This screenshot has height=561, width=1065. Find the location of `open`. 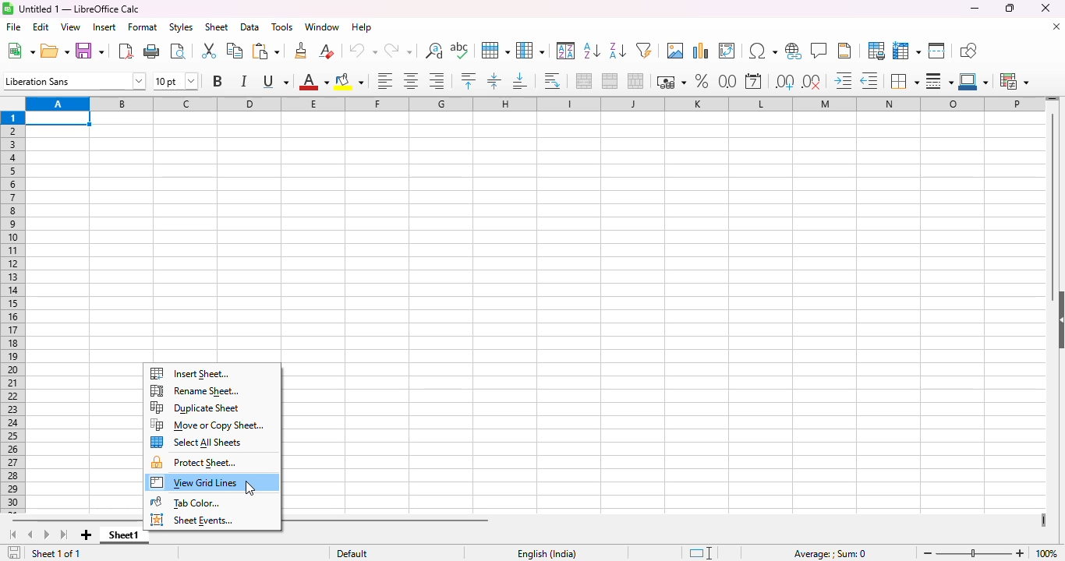

open is located at coordinates (55, 51).